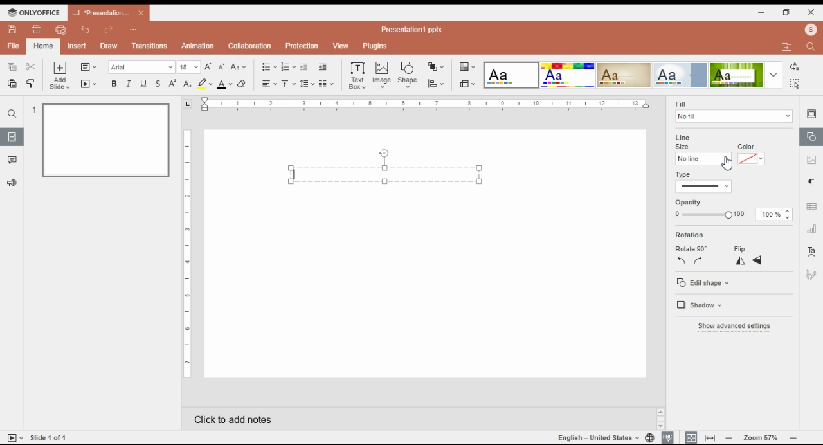 The width and height of the screenshot is (823, 445). What do you see at coordinates (268, 84) in the screenshot?
I see `horizontal alignment` at bounding box center [268, 84].